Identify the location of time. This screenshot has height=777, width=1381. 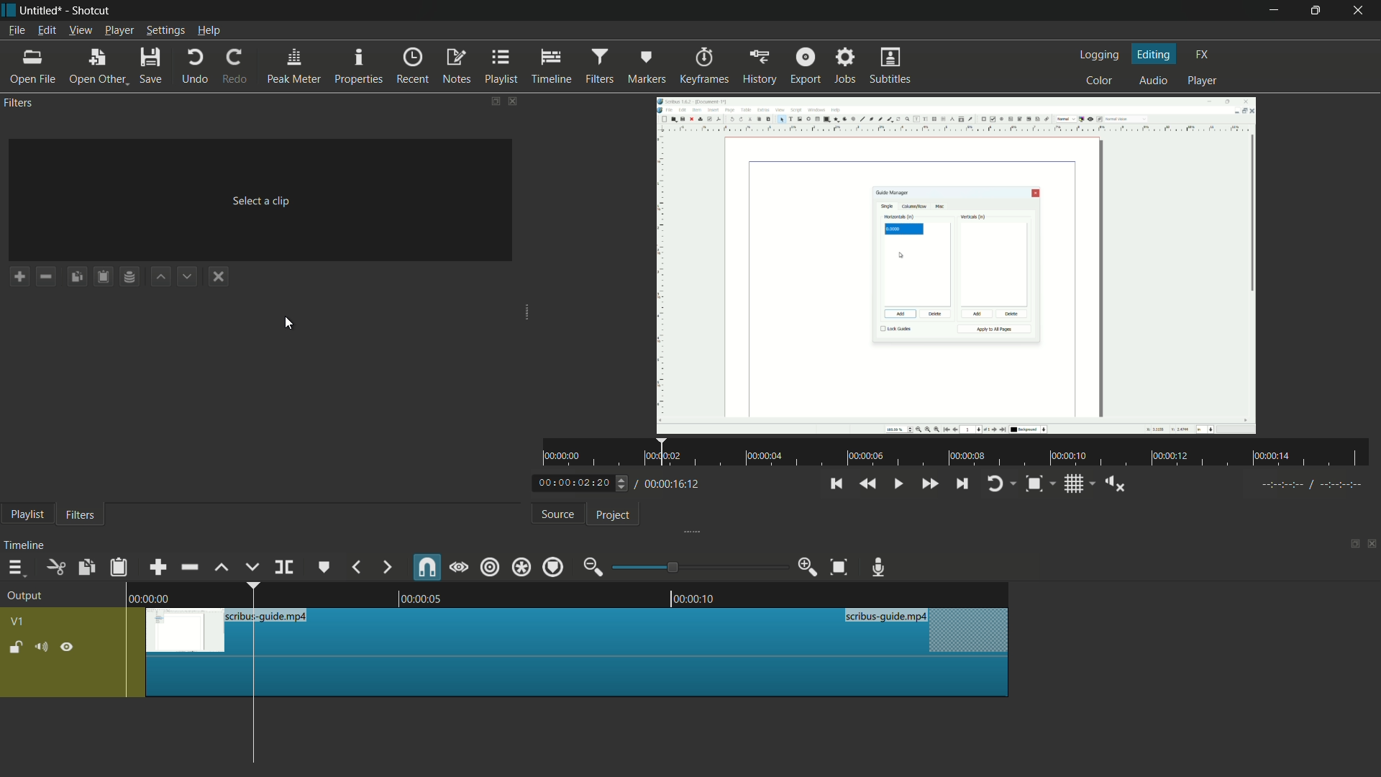
(963, 453).